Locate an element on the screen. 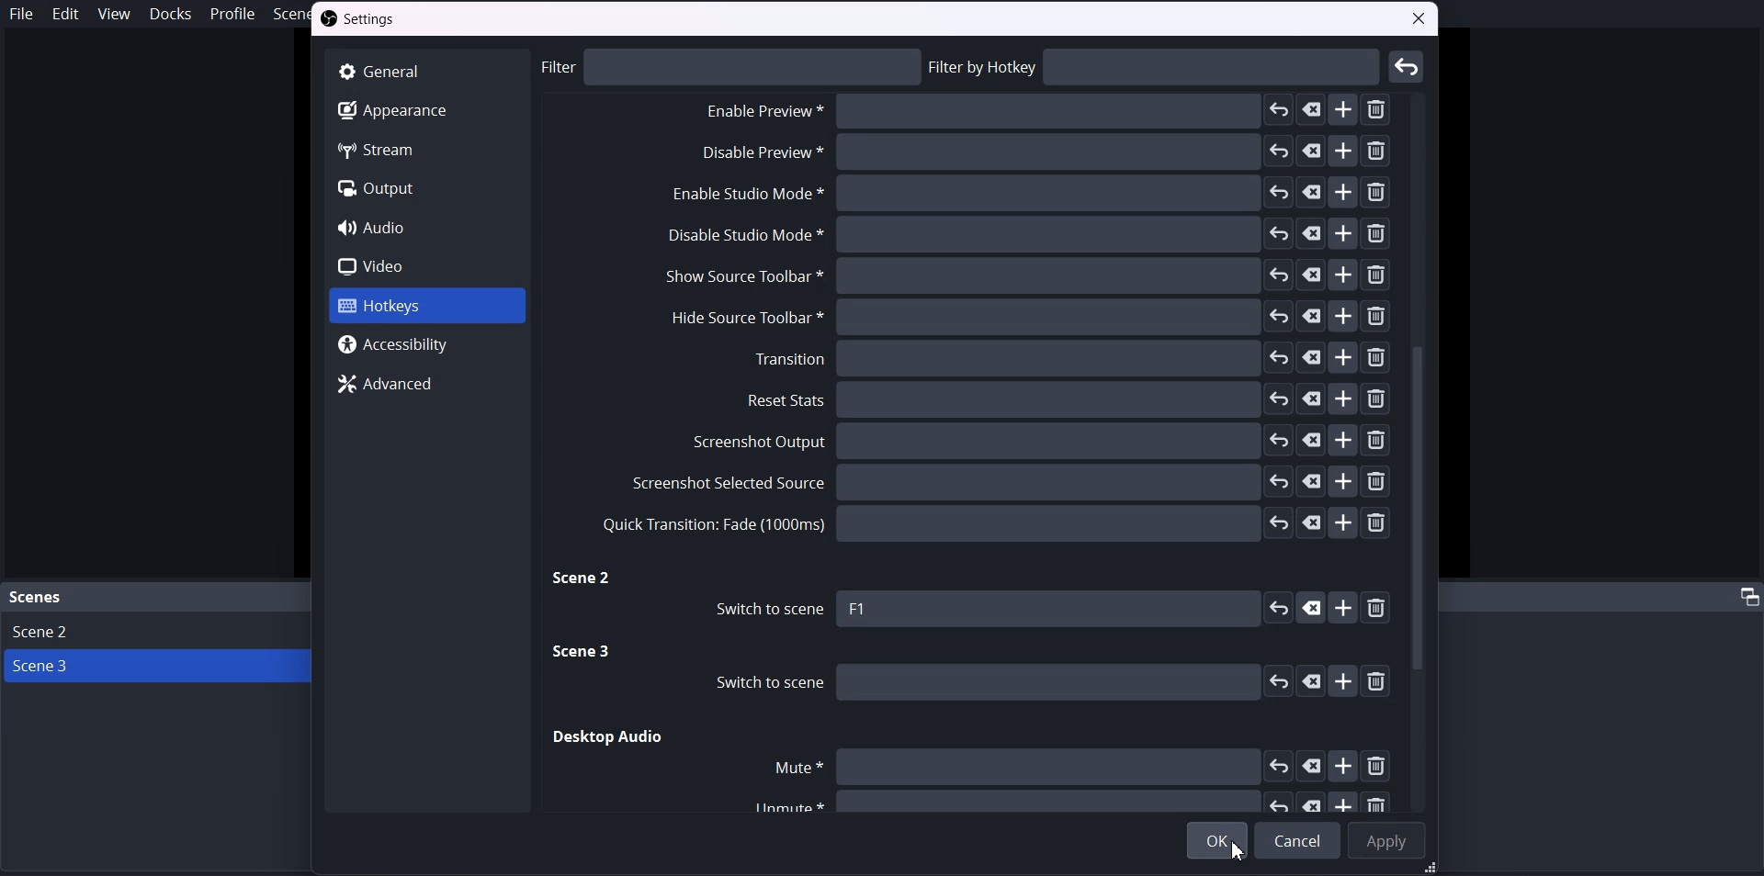  Scene is located at coordinates (37, 598).